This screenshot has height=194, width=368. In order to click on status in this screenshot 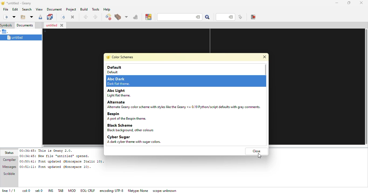, I will do `click(10, 153)`.